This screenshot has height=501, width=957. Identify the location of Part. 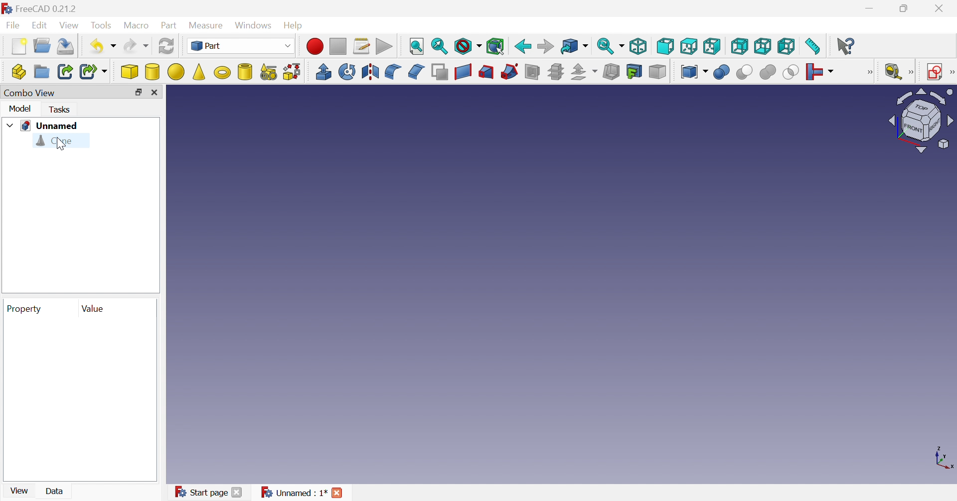
(241, 45).